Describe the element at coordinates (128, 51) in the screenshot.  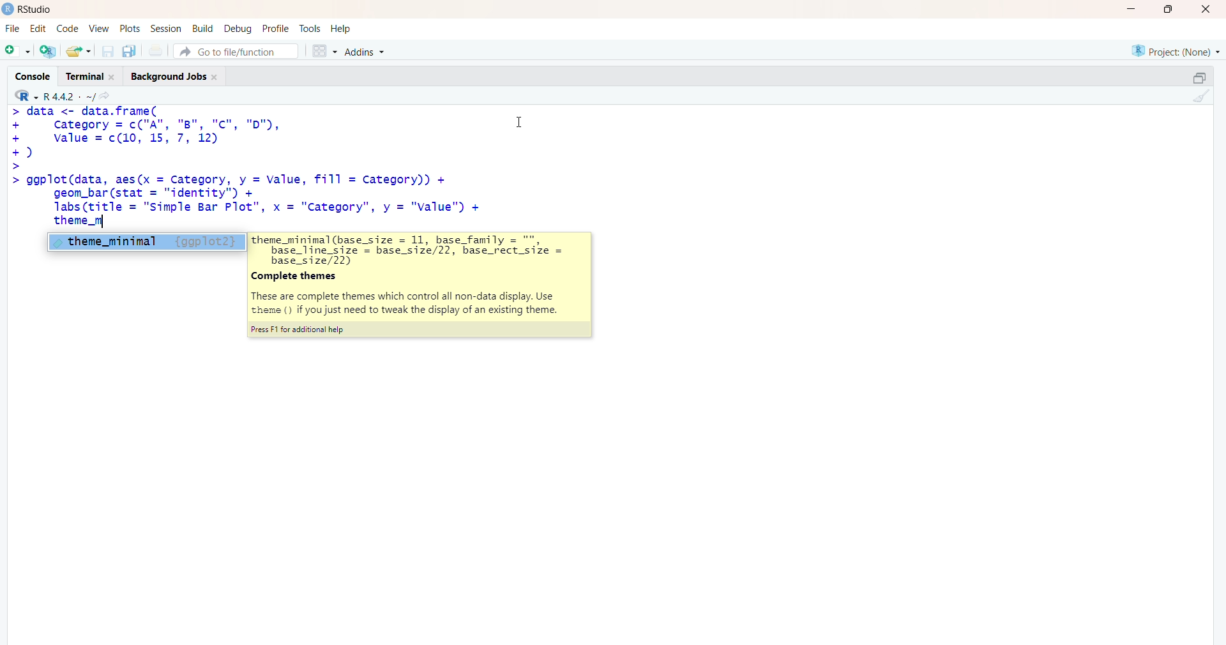
I see `save all open documents` at that location.